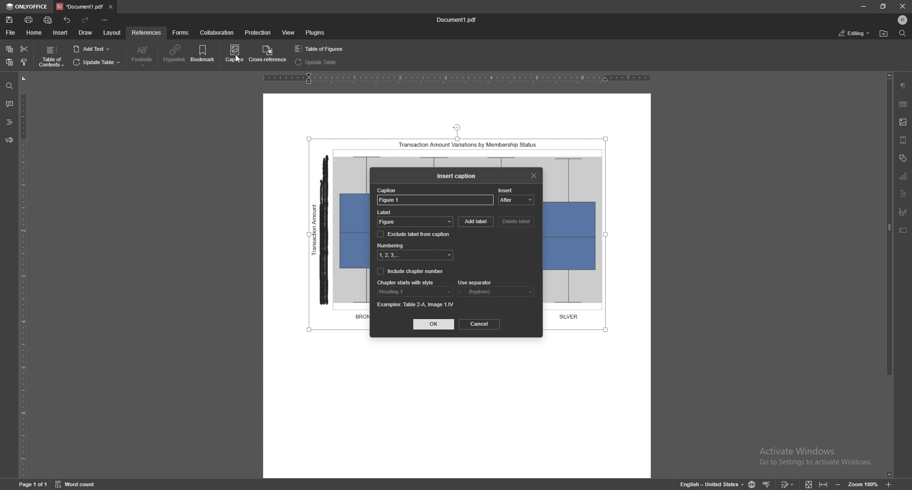 This screenshot has width=912, height=490. Describe the element at coordinates (854, 33) in the screenshot. I see `status` at that location.